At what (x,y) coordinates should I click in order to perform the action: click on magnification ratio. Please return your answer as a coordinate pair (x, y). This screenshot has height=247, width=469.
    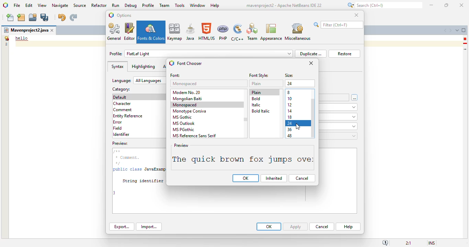
    Looking at the image, I should click on (408, 243).